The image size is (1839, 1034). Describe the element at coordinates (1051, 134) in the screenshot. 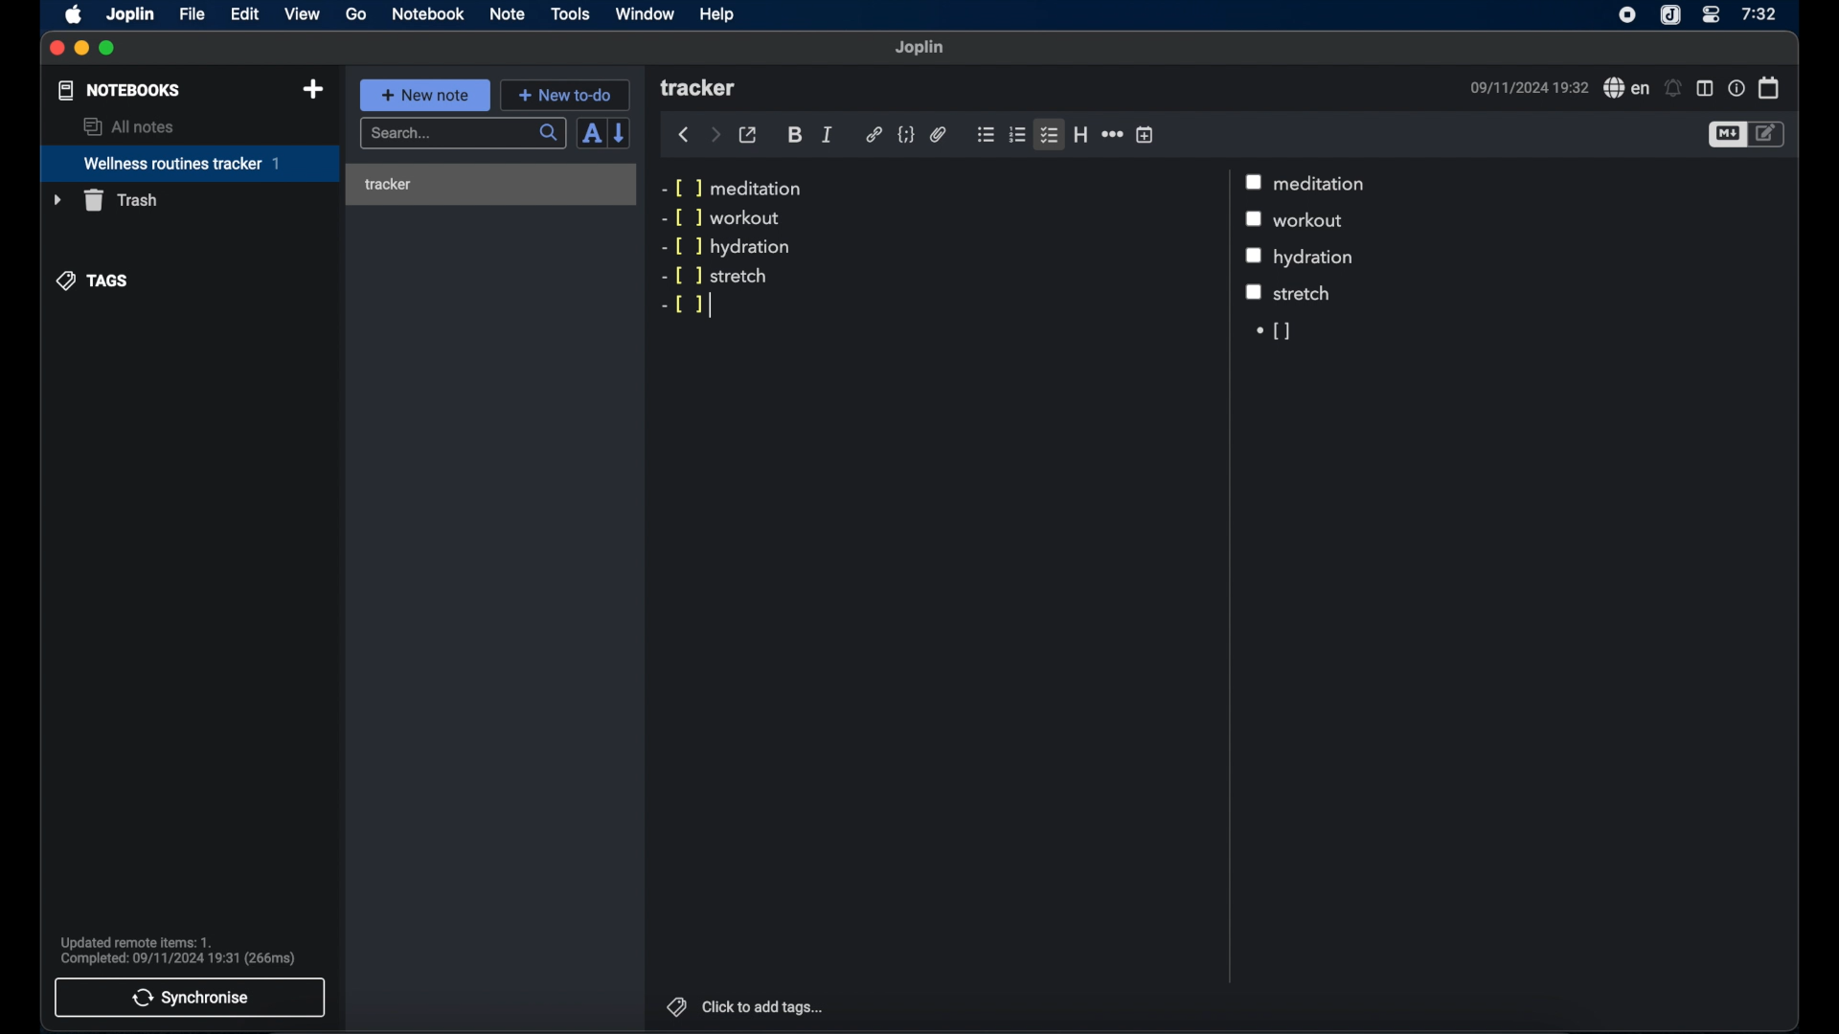

I see `checklist` at that location.